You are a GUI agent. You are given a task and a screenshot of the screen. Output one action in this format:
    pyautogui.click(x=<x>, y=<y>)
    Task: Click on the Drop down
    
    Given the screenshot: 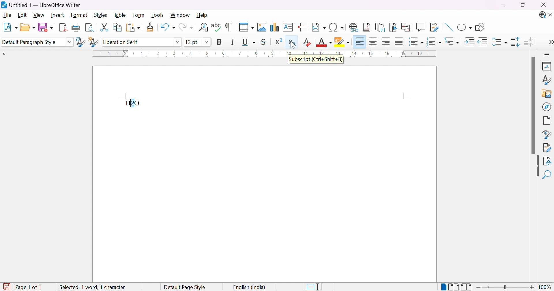 What is the action you would take?
    pyautogui.click(x=70, y=42)
    